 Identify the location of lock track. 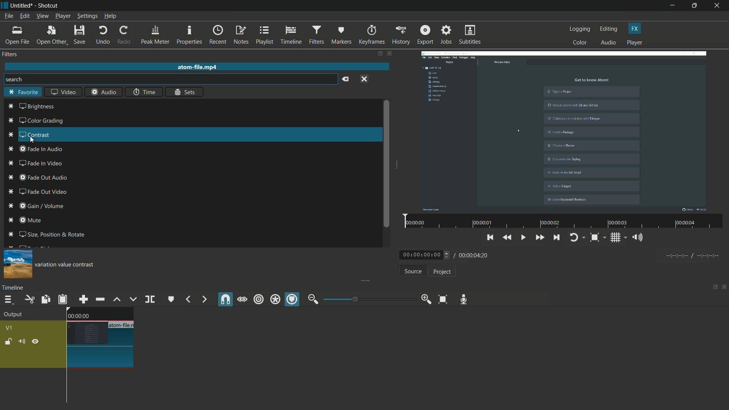
(9, 342).